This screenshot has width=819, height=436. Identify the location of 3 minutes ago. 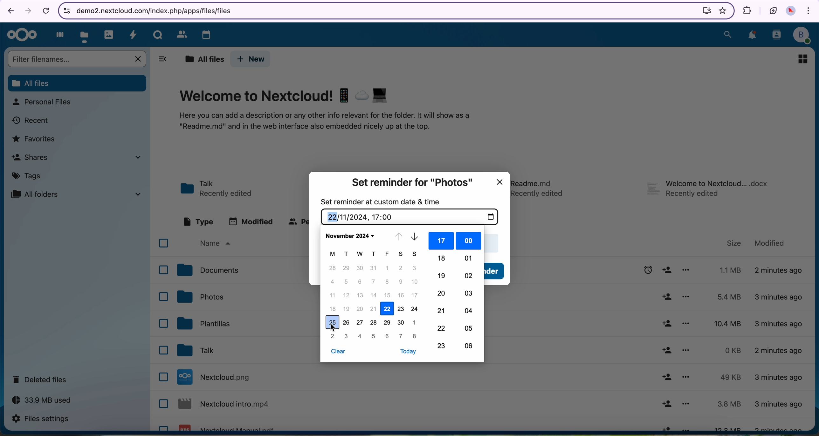
(779, 297).